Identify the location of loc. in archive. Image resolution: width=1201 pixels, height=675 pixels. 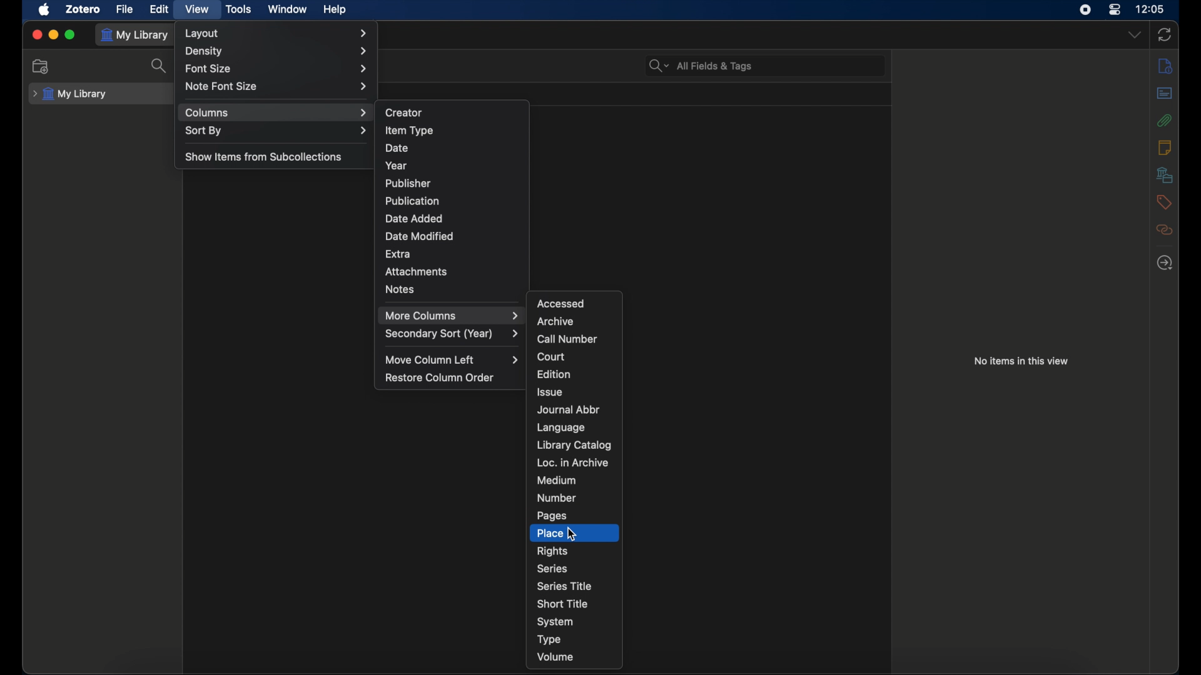
(573, 462).